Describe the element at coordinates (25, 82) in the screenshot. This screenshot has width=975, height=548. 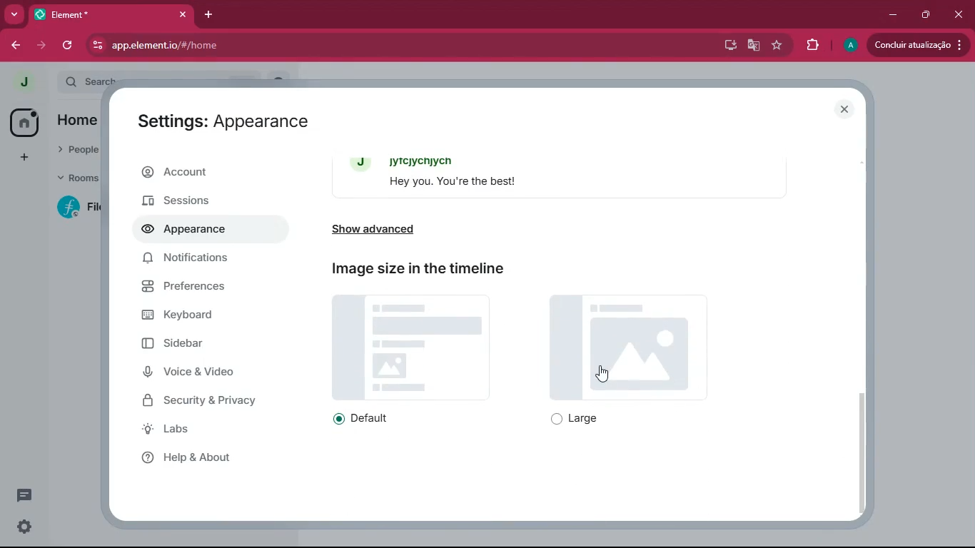
I see `profile` at that location.